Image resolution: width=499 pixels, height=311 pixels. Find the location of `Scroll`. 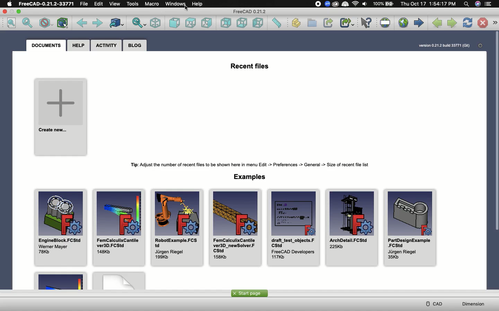

Scroll is located at coordinates (496, 131).